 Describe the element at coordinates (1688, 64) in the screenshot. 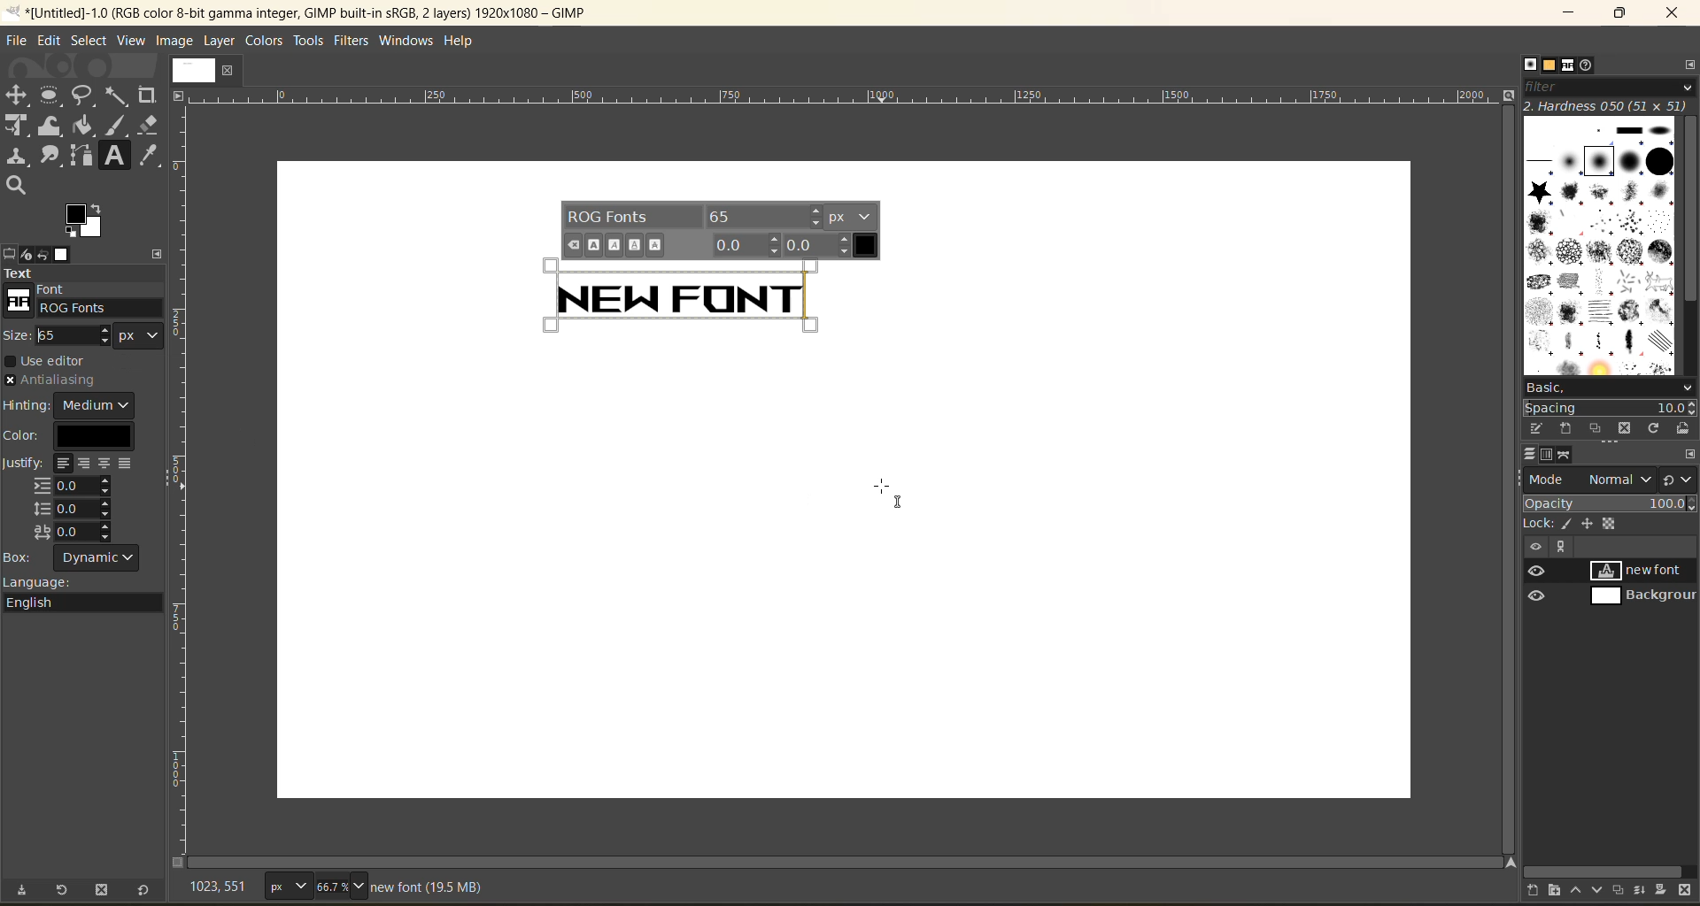

I see `configure` at that location.